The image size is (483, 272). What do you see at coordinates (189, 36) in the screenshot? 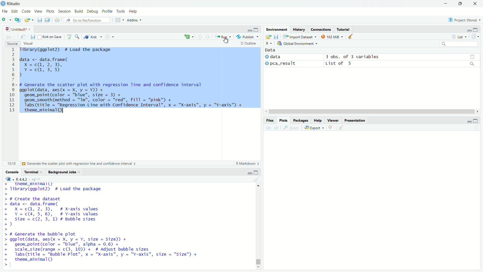
I see `insert a new code/chunk` at bounding box center [189, 36].